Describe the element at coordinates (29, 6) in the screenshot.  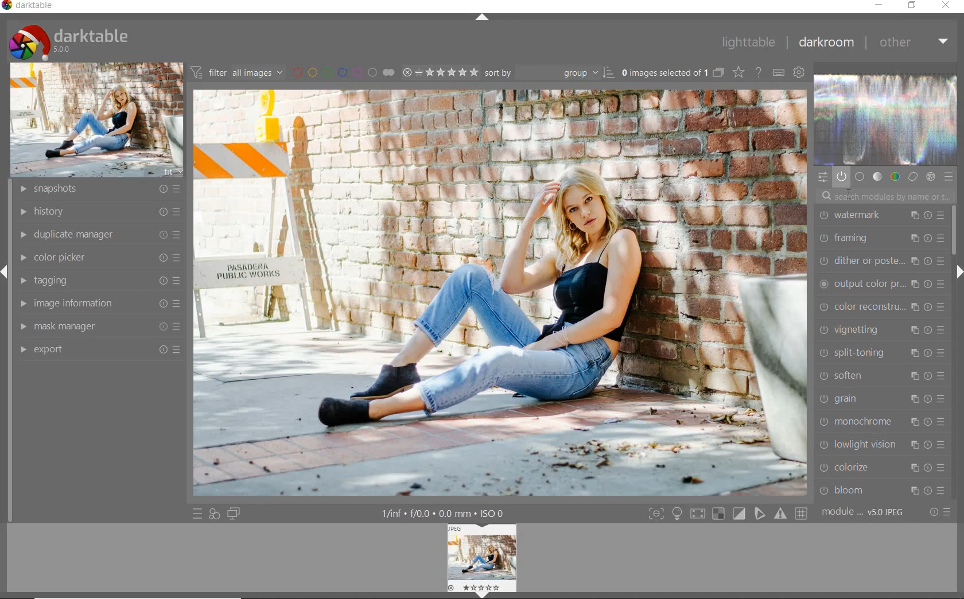
I see `system name` at that location.